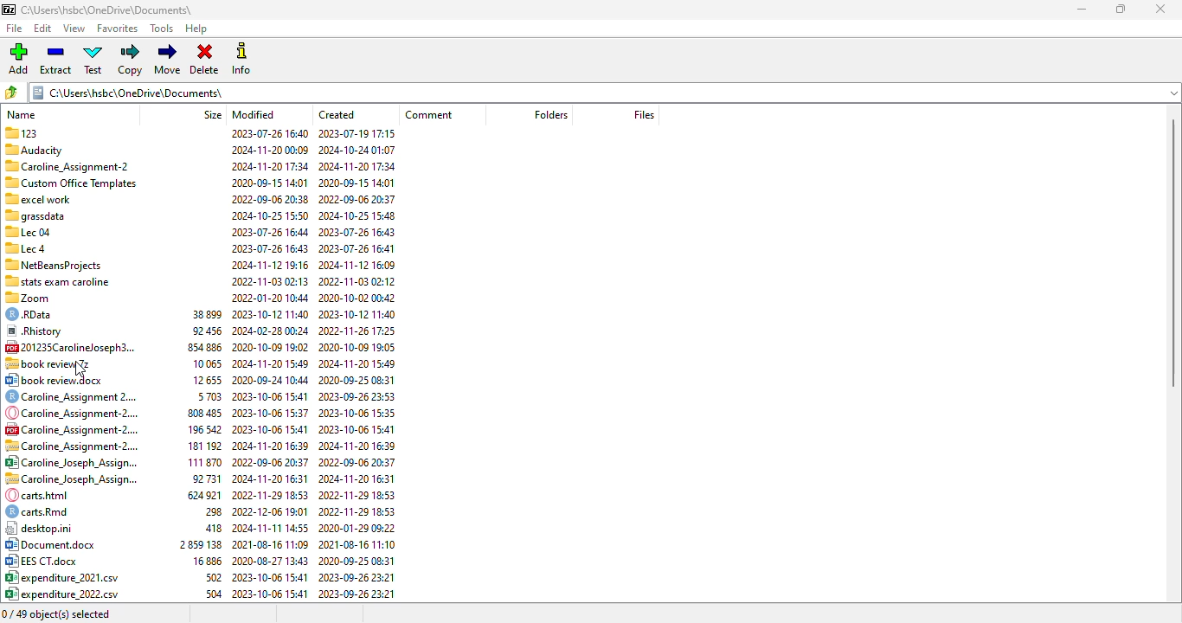  I want to click on  excel work, so click(39, 197).